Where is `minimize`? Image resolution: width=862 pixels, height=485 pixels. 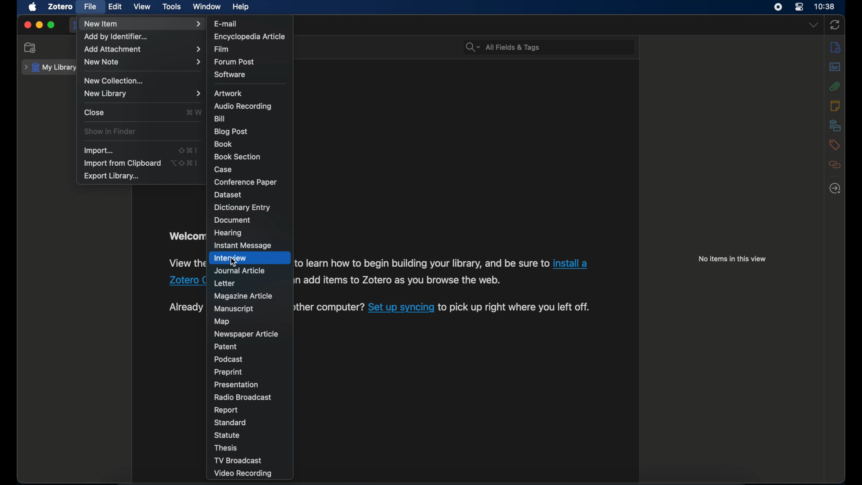 minimize is located at coordinates (39, 25).